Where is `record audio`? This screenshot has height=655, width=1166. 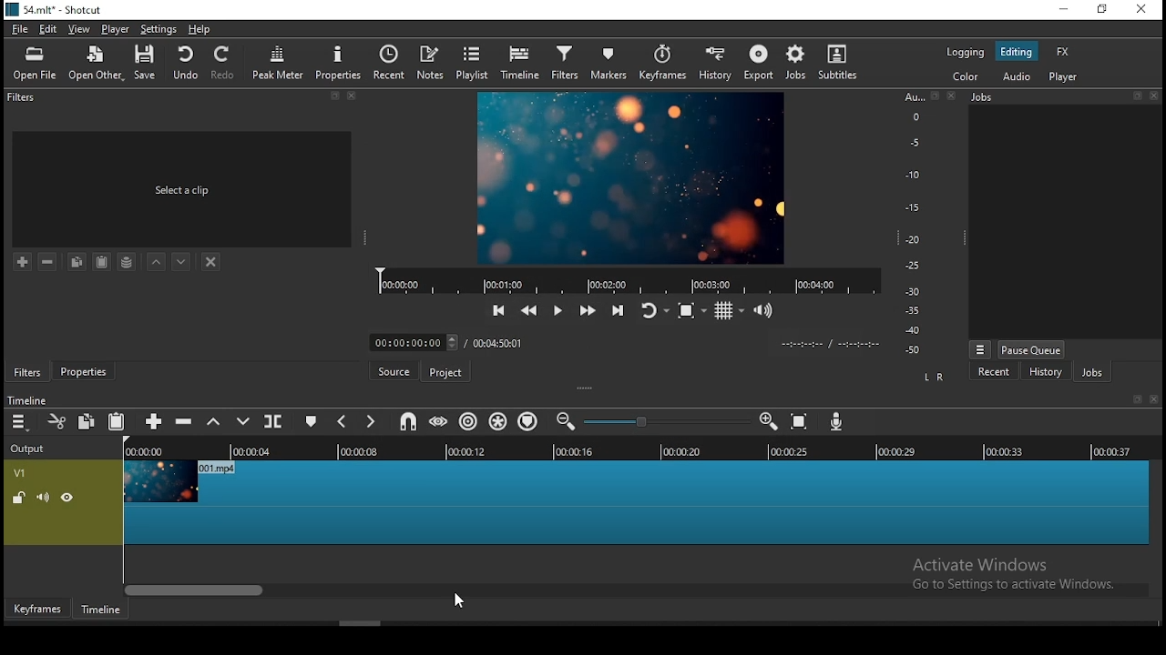 record audio is located at coordinates (837, 421).